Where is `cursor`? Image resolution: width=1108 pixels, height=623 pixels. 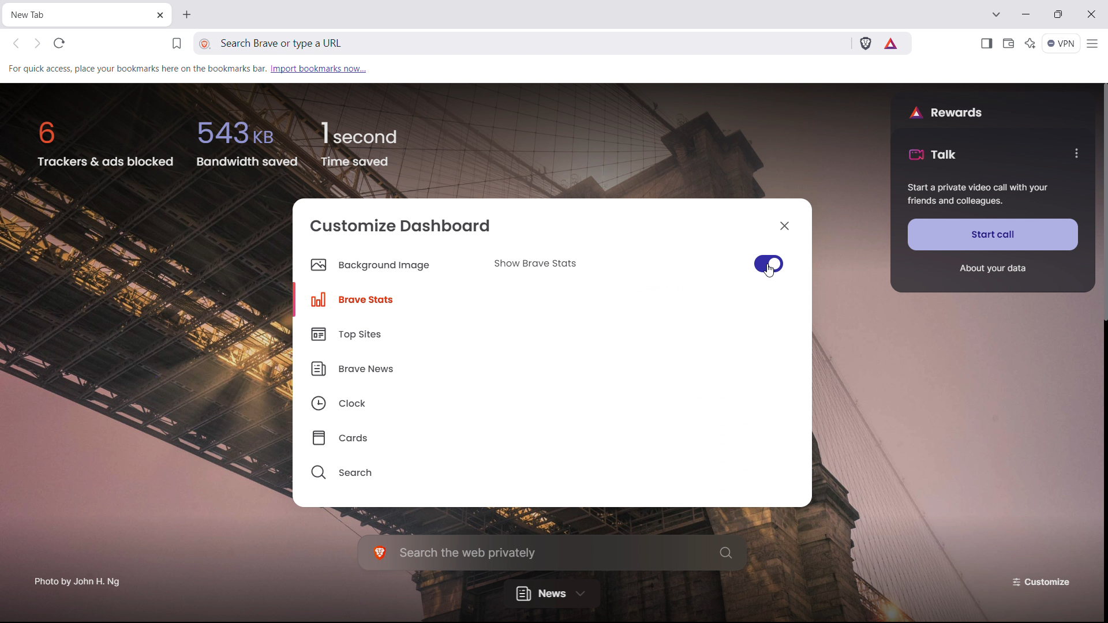
cursor is located at coordinates (771, 271).